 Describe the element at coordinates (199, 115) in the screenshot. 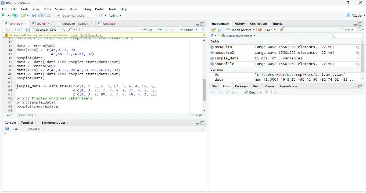

I see `R Script` at that location.